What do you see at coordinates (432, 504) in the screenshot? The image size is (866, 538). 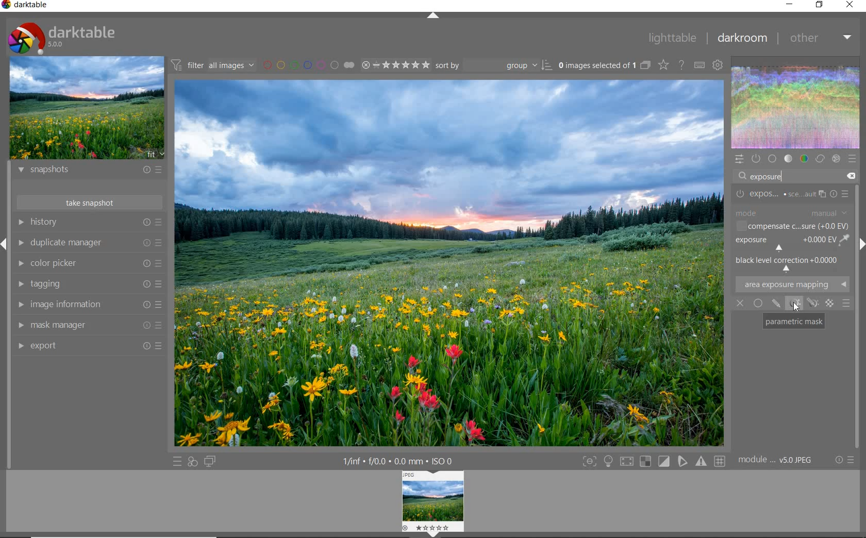 I see `image preview` at bounding box center [432, 504].